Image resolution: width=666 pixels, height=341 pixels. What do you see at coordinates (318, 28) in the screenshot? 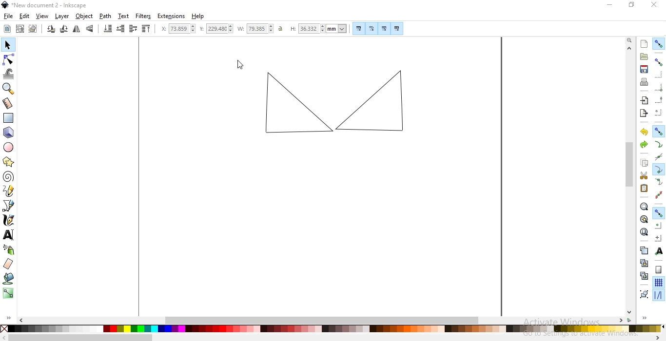
I see `height of selection` at bounding box center [318, 28].